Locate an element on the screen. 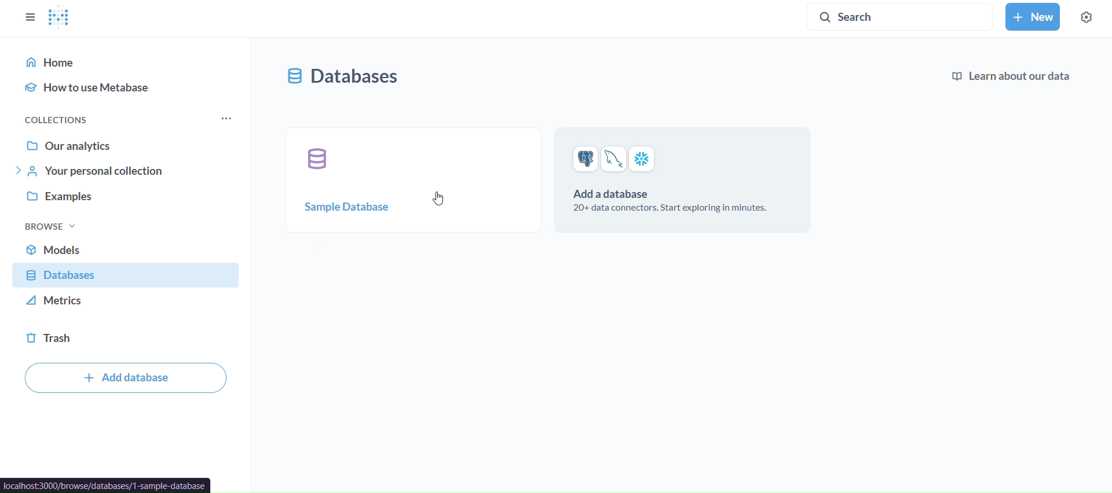 Image resolution: width=1112 pixels, height=493 pixels. our analytics is located at coordinates (126, 144).